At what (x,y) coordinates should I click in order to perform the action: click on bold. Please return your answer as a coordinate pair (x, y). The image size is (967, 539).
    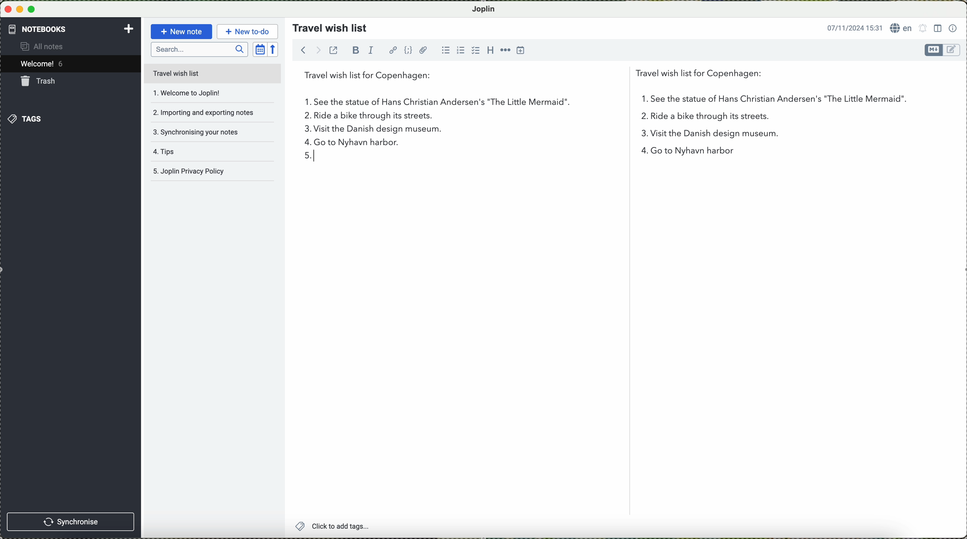
    Looking at the image, I should click on (356, 50).